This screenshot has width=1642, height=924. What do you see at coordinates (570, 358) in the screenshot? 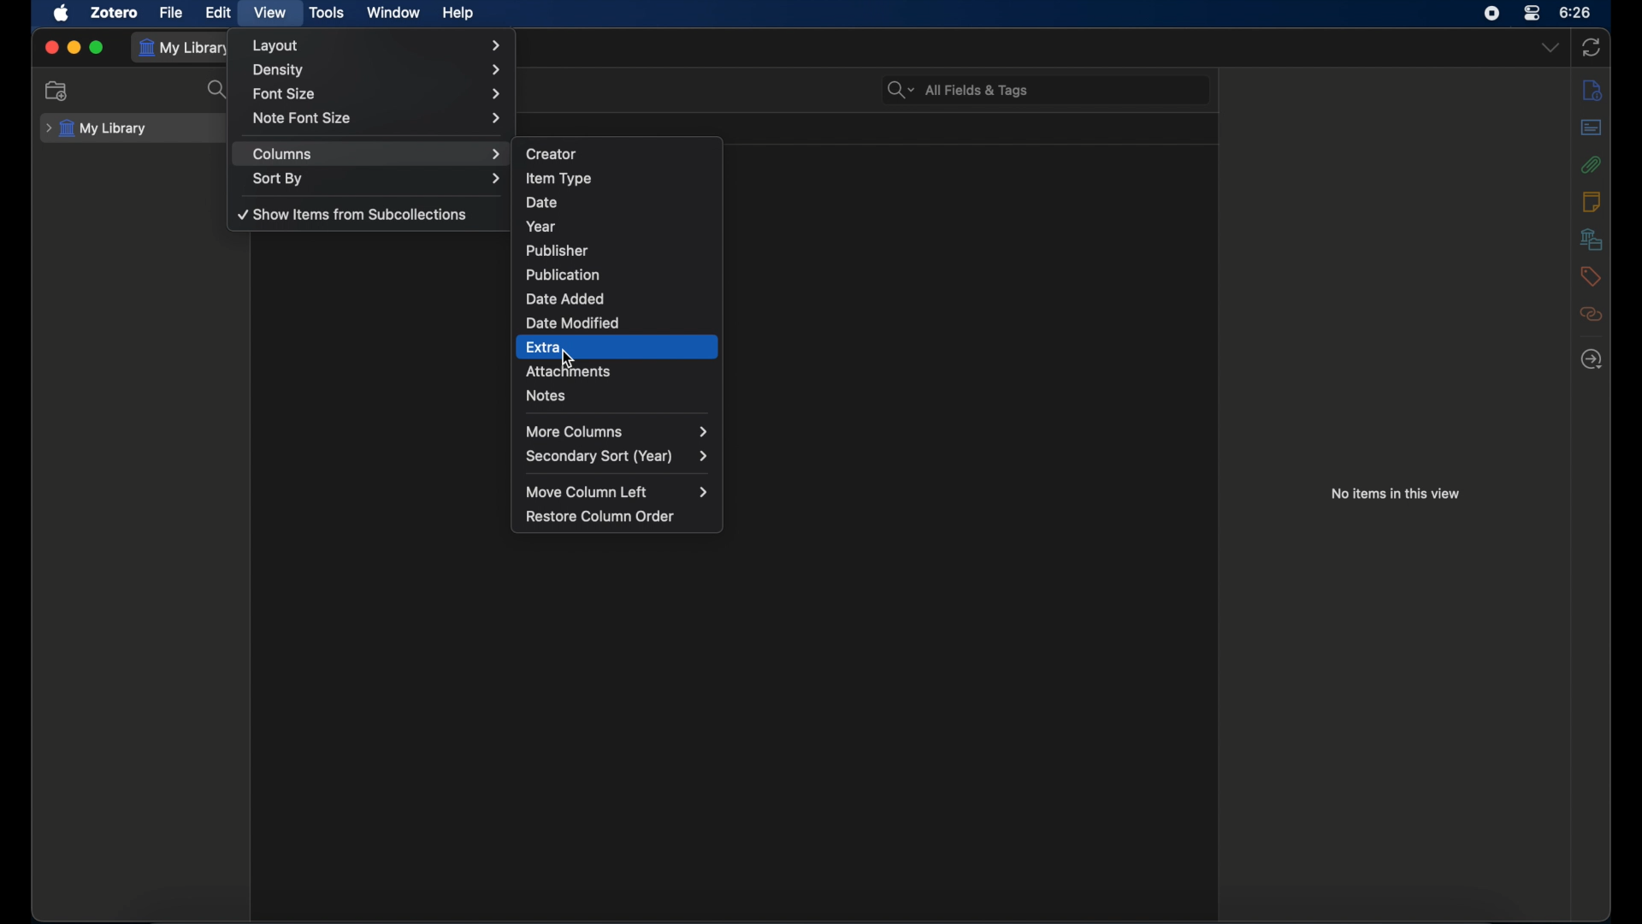
I see `cursor` at bounding box center [570, 358].